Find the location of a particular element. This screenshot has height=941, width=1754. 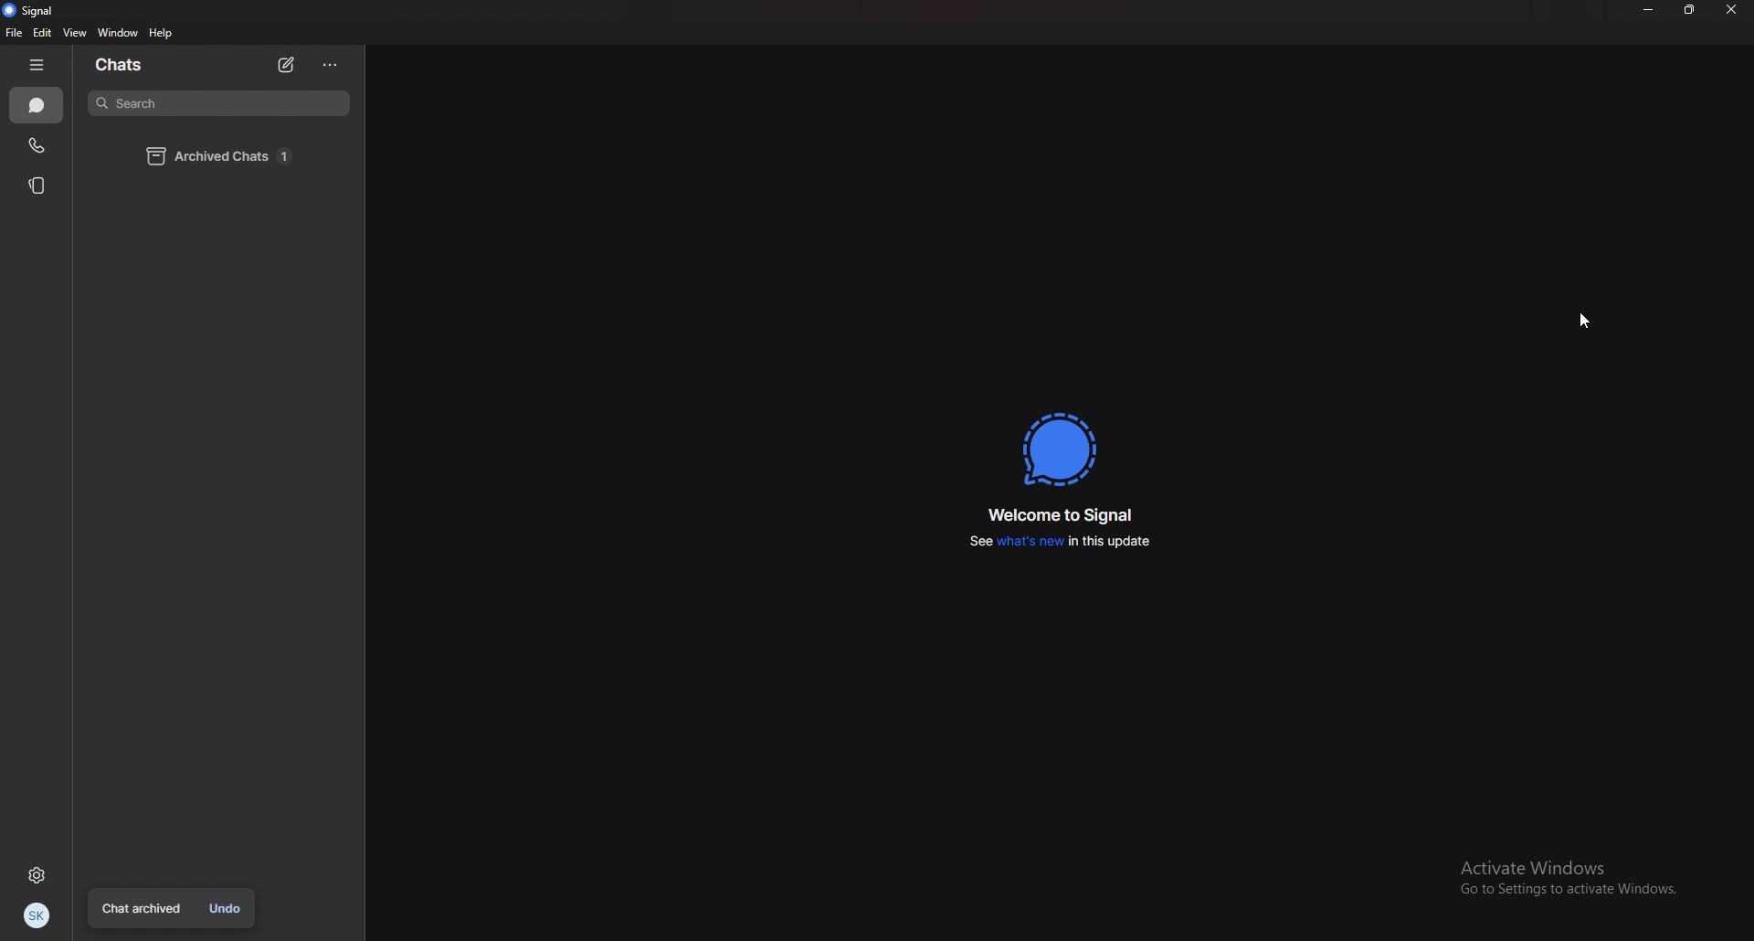

signal is located at coordinates (33, 12).